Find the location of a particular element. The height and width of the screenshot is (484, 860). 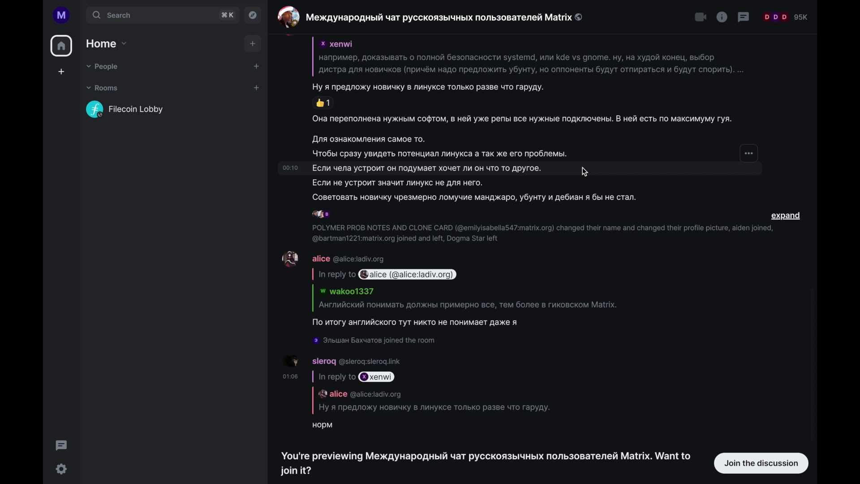

add is located at coordinates (257, 66).